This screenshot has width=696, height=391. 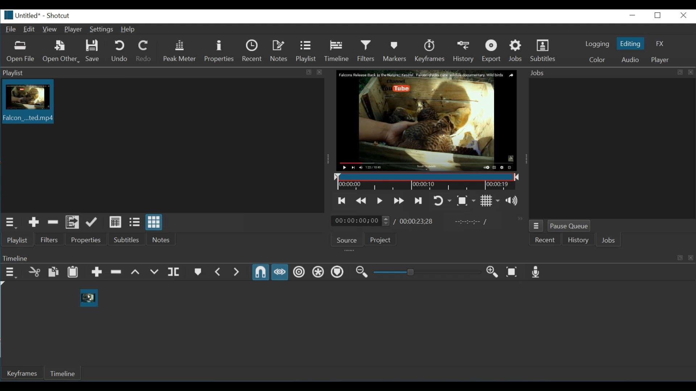 I want to click on View as detail, so click(x=116, y=222).